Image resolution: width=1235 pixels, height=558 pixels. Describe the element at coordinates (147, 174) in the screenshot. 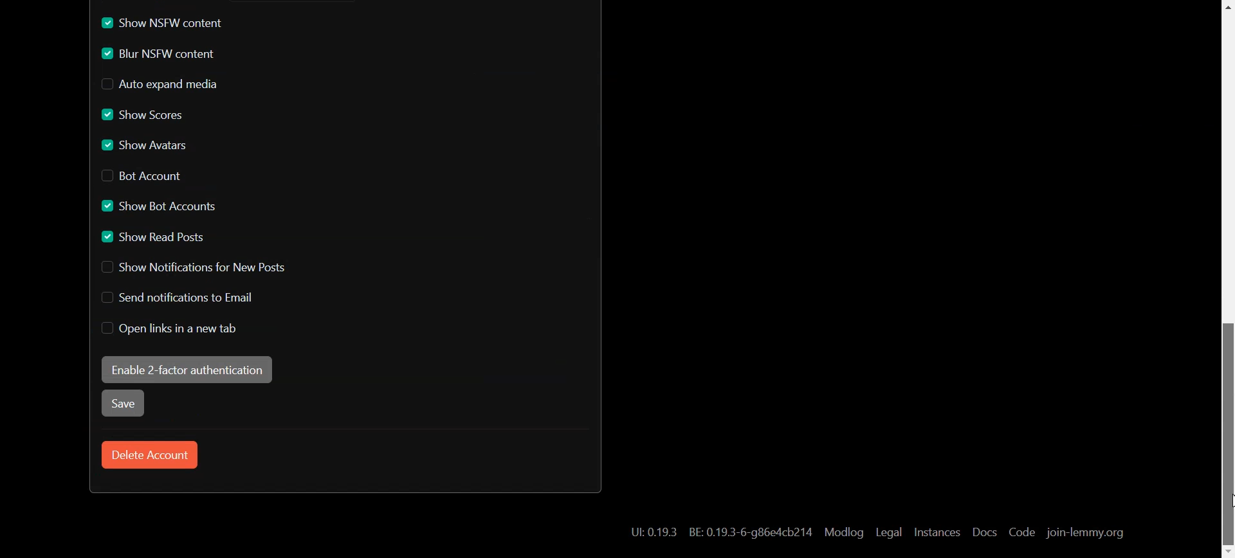

I see `Disable Bot Account` at that location.